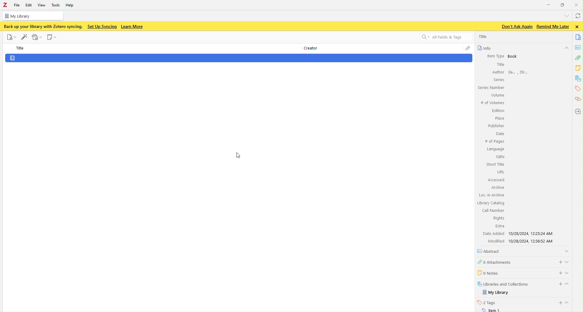 The image size is (583, 312). Describe the element at coordinates (515, 27) in the screenshot. I see `Don’t Ask Again` at that location.